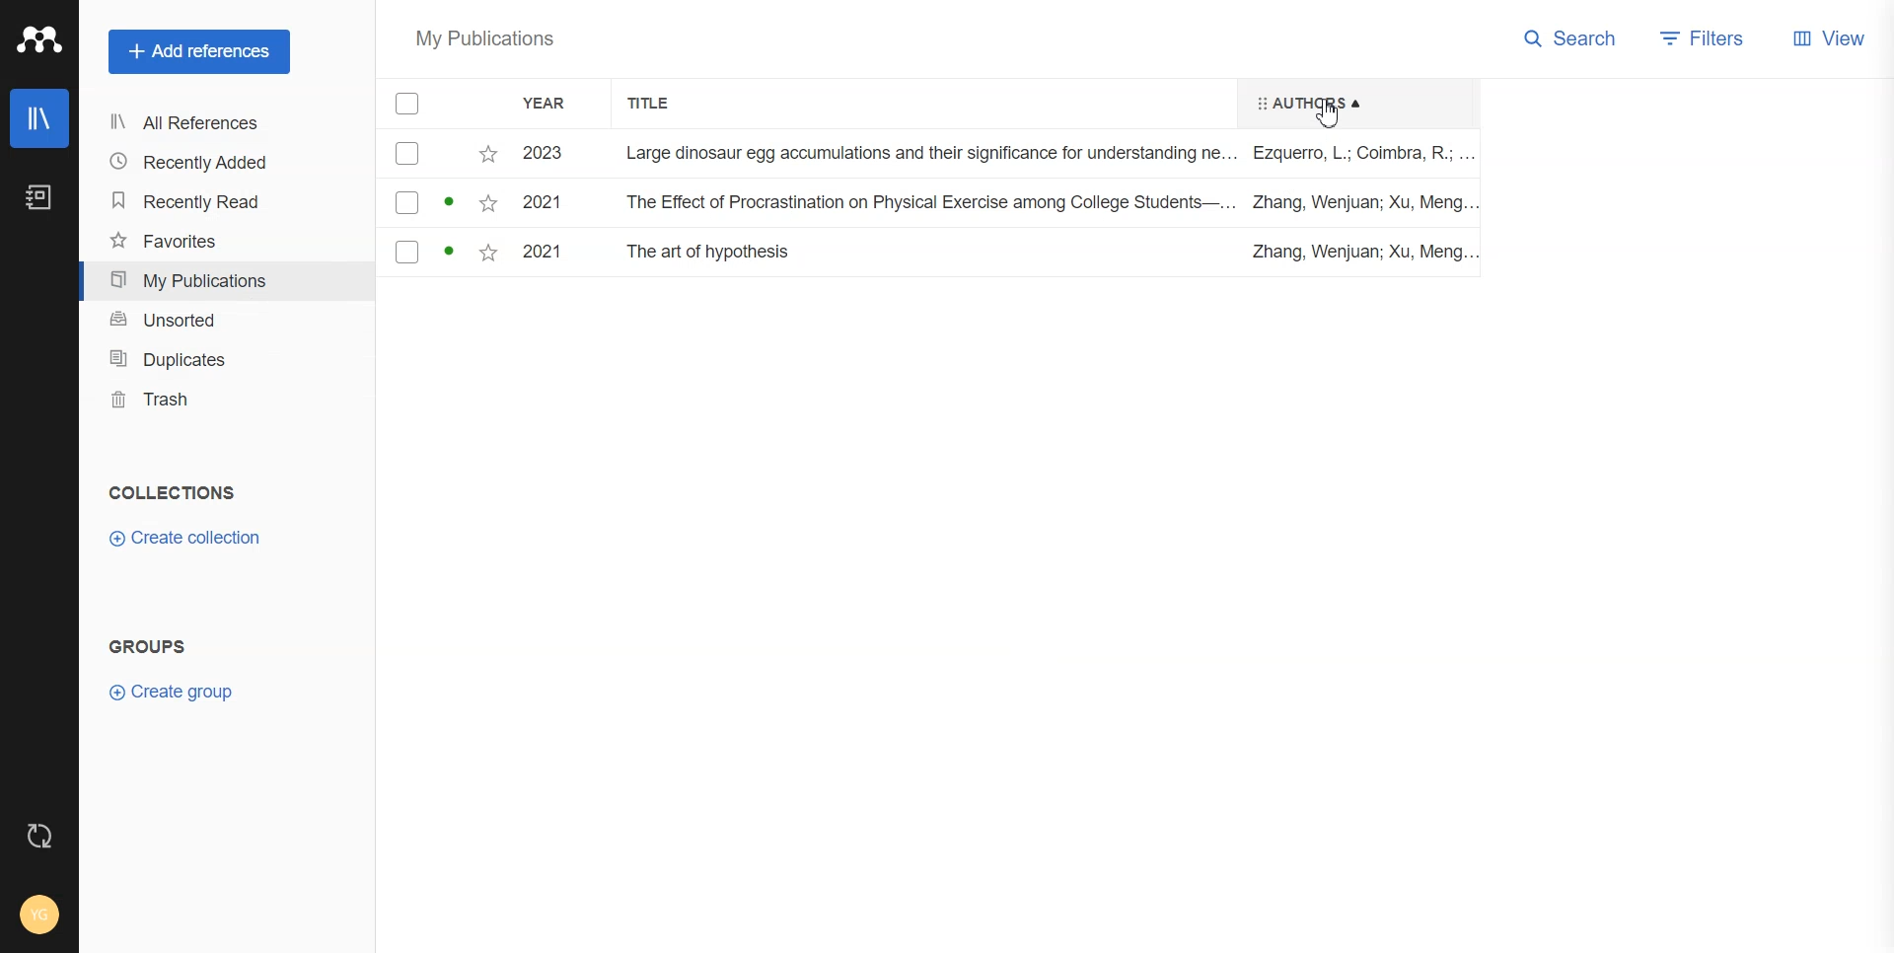 Image resolution: width=1894 pixels, height=953 pixels. What do you see at coordinates (931, 201) in the screenshot?
I see `The Effect of Procrastination on Physical Exercise among College Students—...` at bounding box center [931, 201].